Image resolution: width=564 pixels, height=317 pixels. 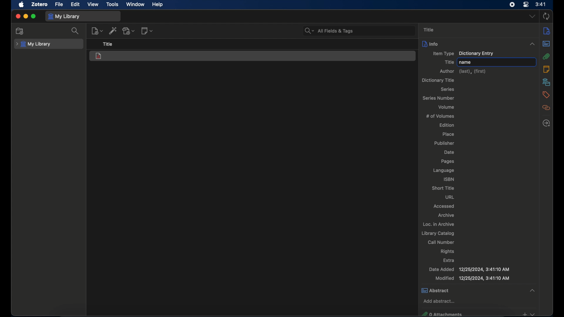 What do you see at coordinates (108, 44) in the screenshot?
I see `title` at bounding box center [108, 44].